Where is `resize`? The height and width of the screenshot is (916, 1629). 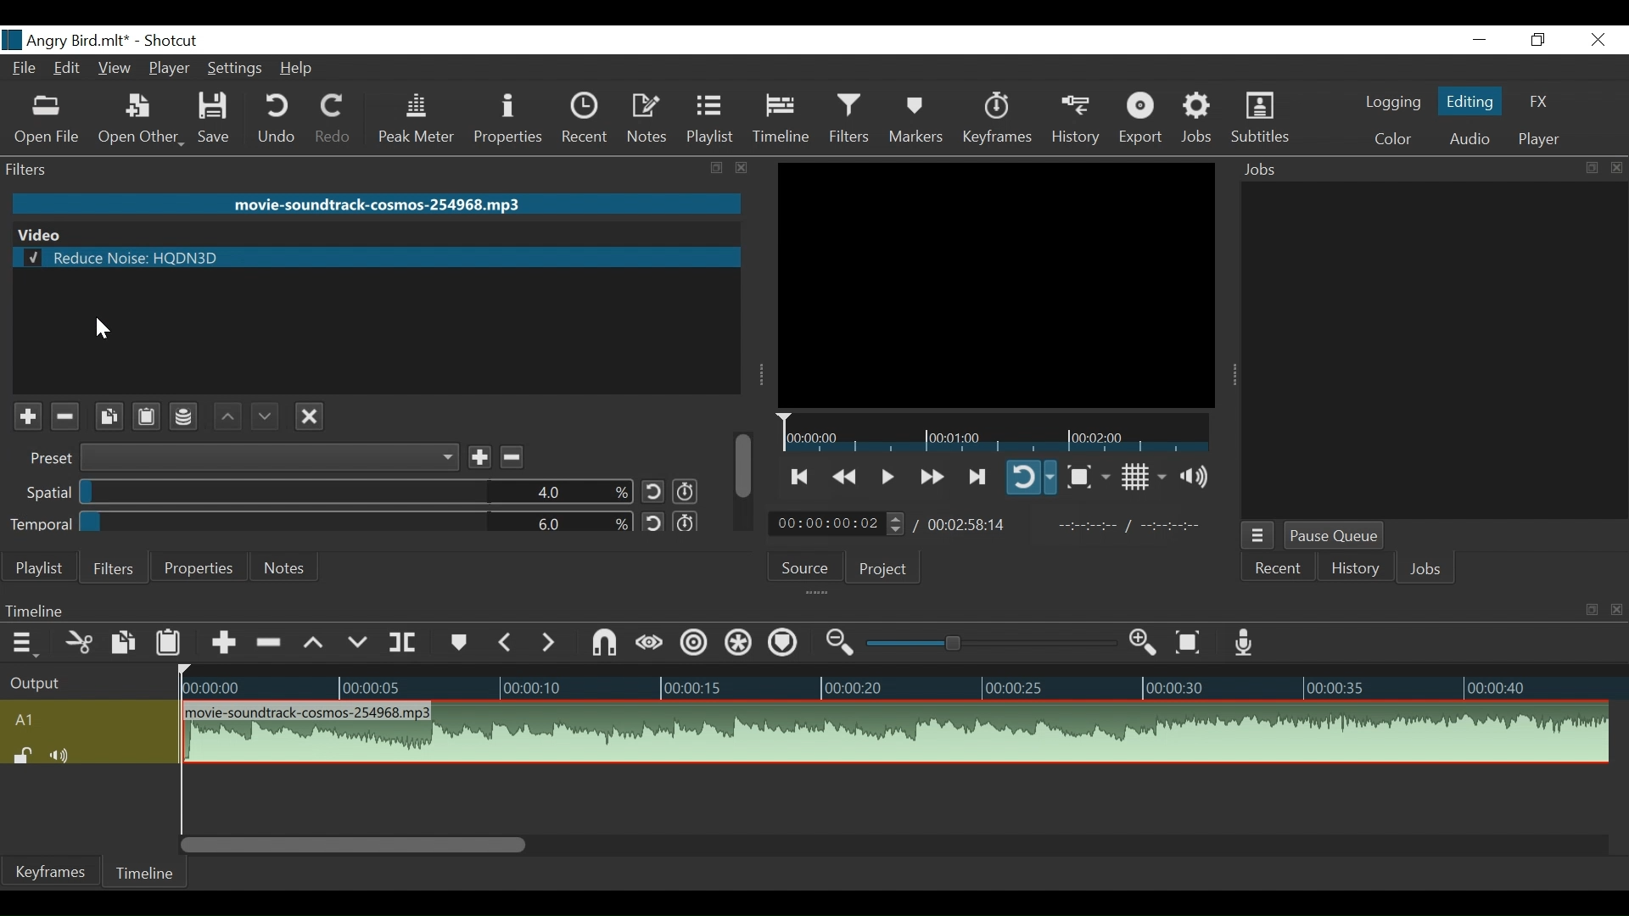
resize is located at coordinates (1590, 611).